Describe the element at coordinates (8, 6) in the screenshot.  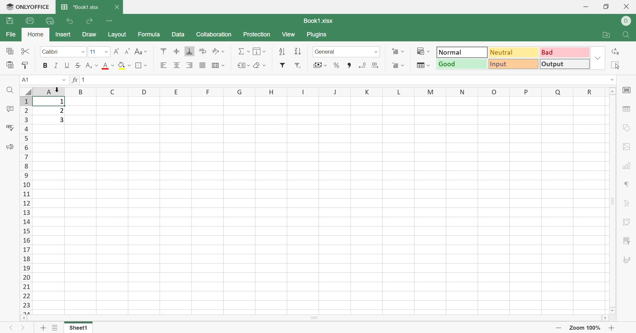
I see `logo` at that location.